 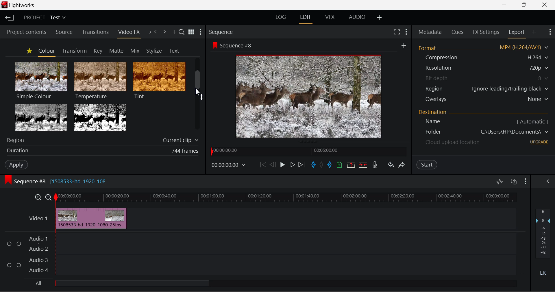 I want to click on Checkbox, so click(x=18, y=265).